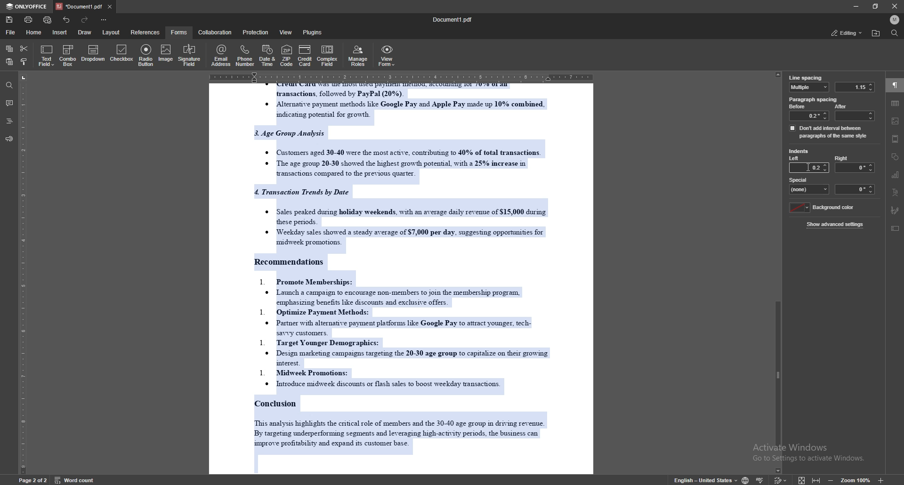 The width and height of the screenshot is (904, 485). I want to click on status, so click(846, 32).